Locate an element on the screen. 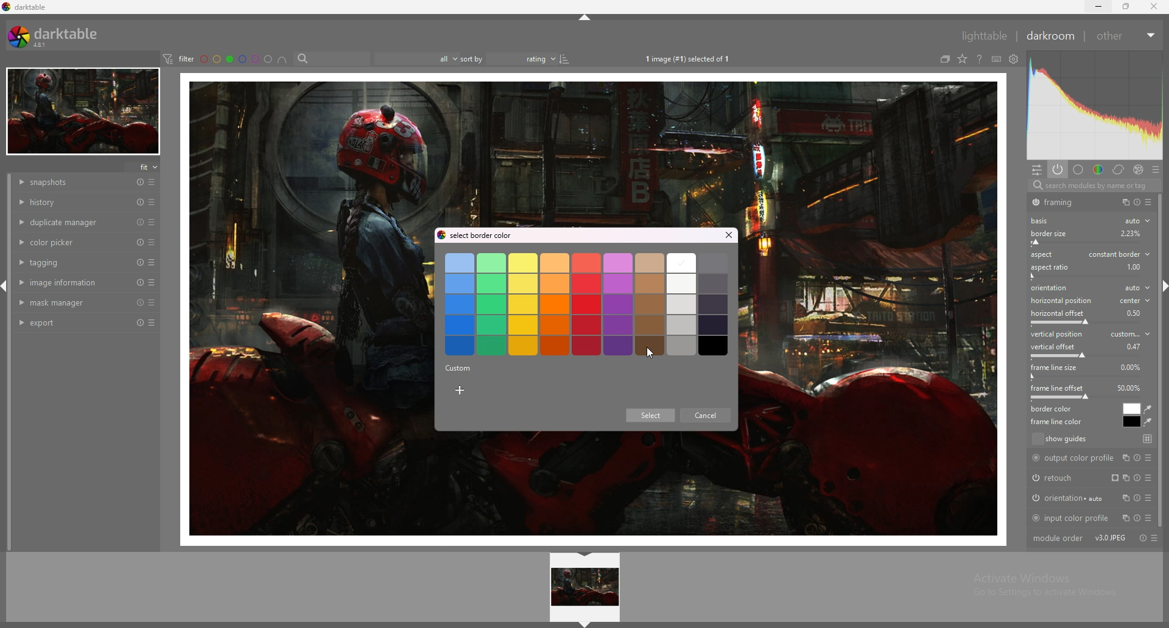 The image size is (1169, 628). snapshots is located at coordinates (74, 183).